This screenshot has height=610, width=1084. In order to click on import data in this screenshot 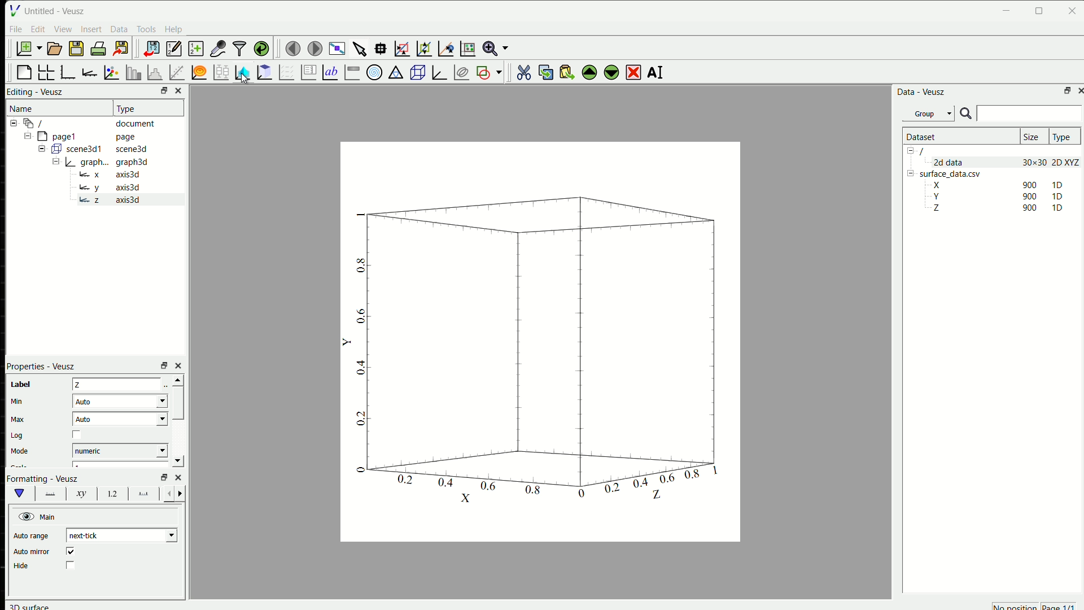, I will do `click(152, 49)`.